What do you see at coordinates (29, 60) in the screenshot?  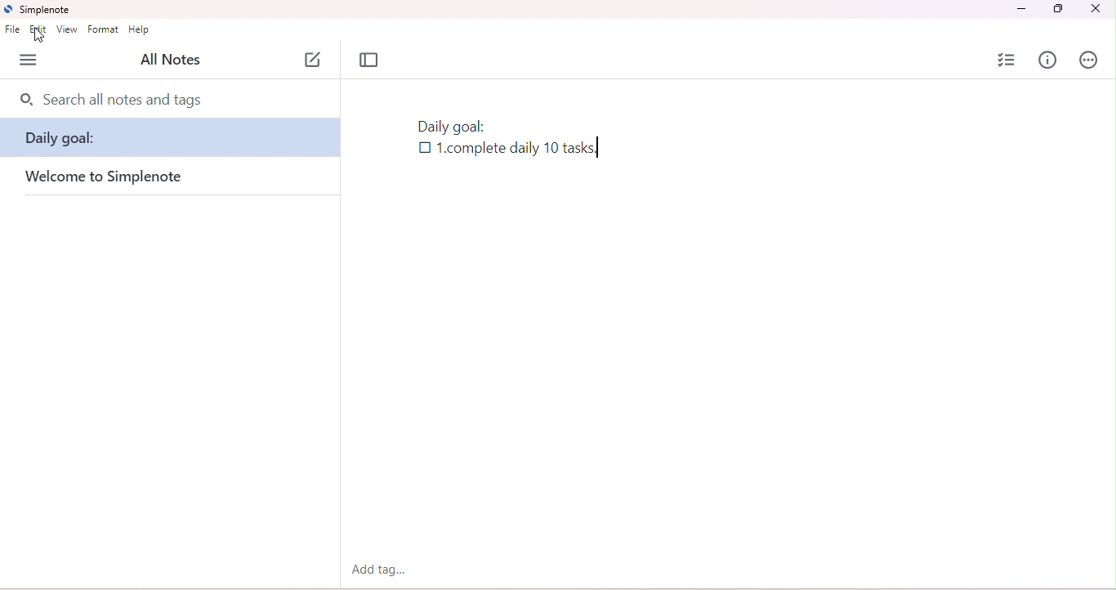 I see `menu` at bounding box center [29, 60].